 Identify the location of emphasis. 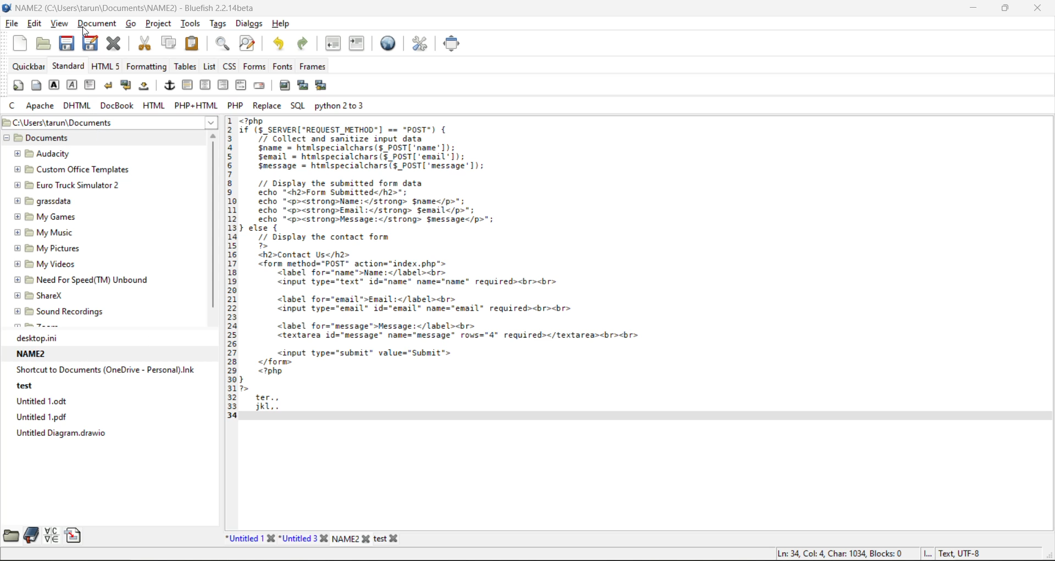
(73, 86).